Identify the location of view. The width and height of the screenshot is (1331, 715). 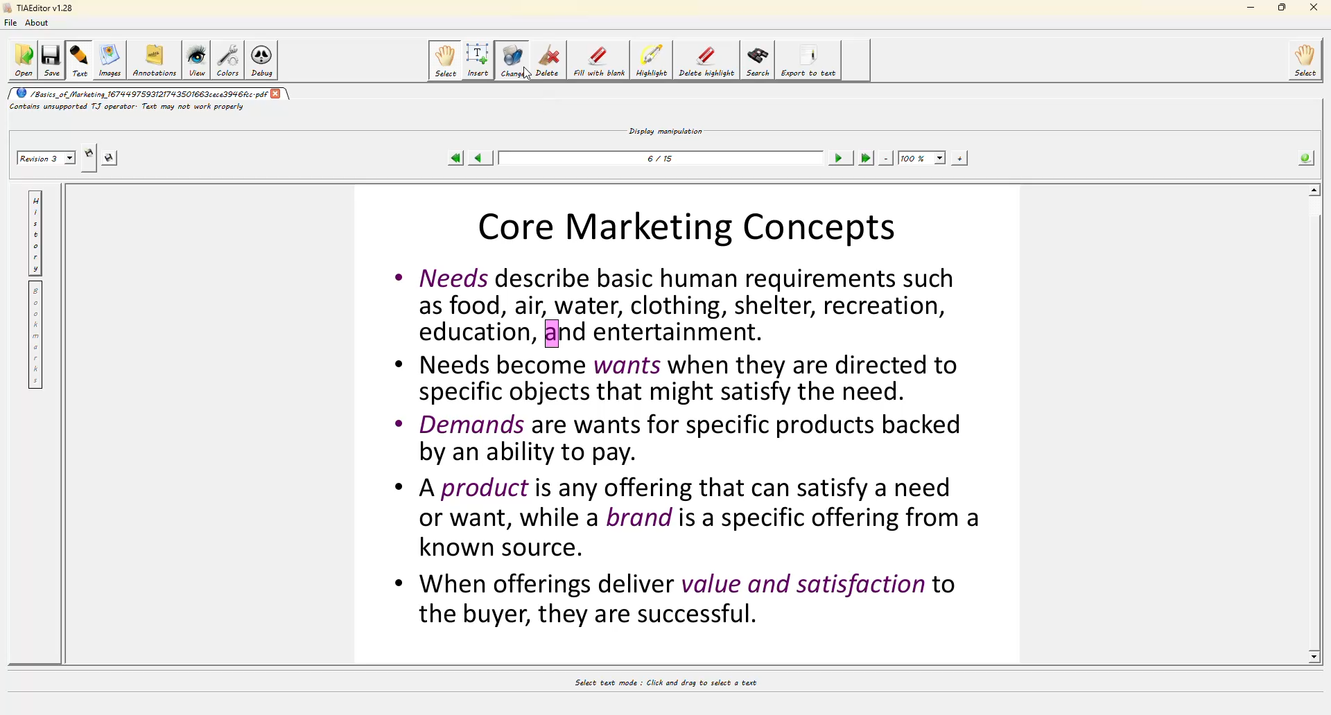
(196, 59).